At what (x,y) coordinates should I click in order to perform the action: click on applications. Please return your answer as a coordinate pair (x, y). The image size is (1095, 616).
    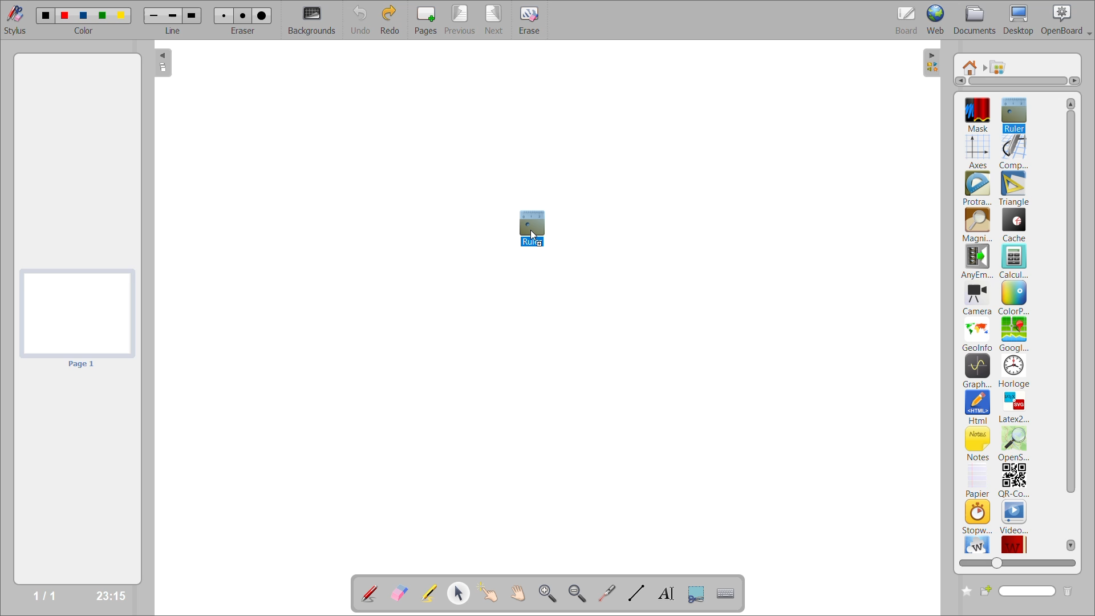
    Looking at the image, I should click on (1001, 67).